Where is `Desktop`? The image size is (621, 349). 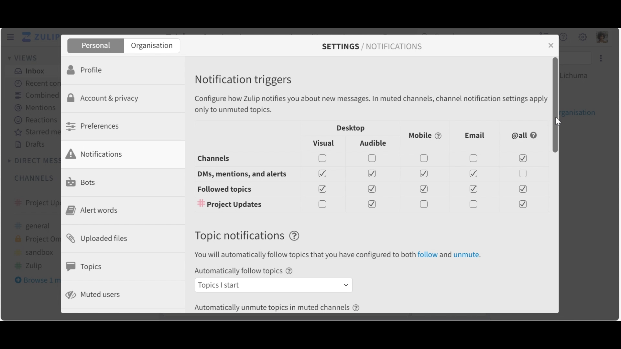
Desktop is located at coordinates (349, 129).